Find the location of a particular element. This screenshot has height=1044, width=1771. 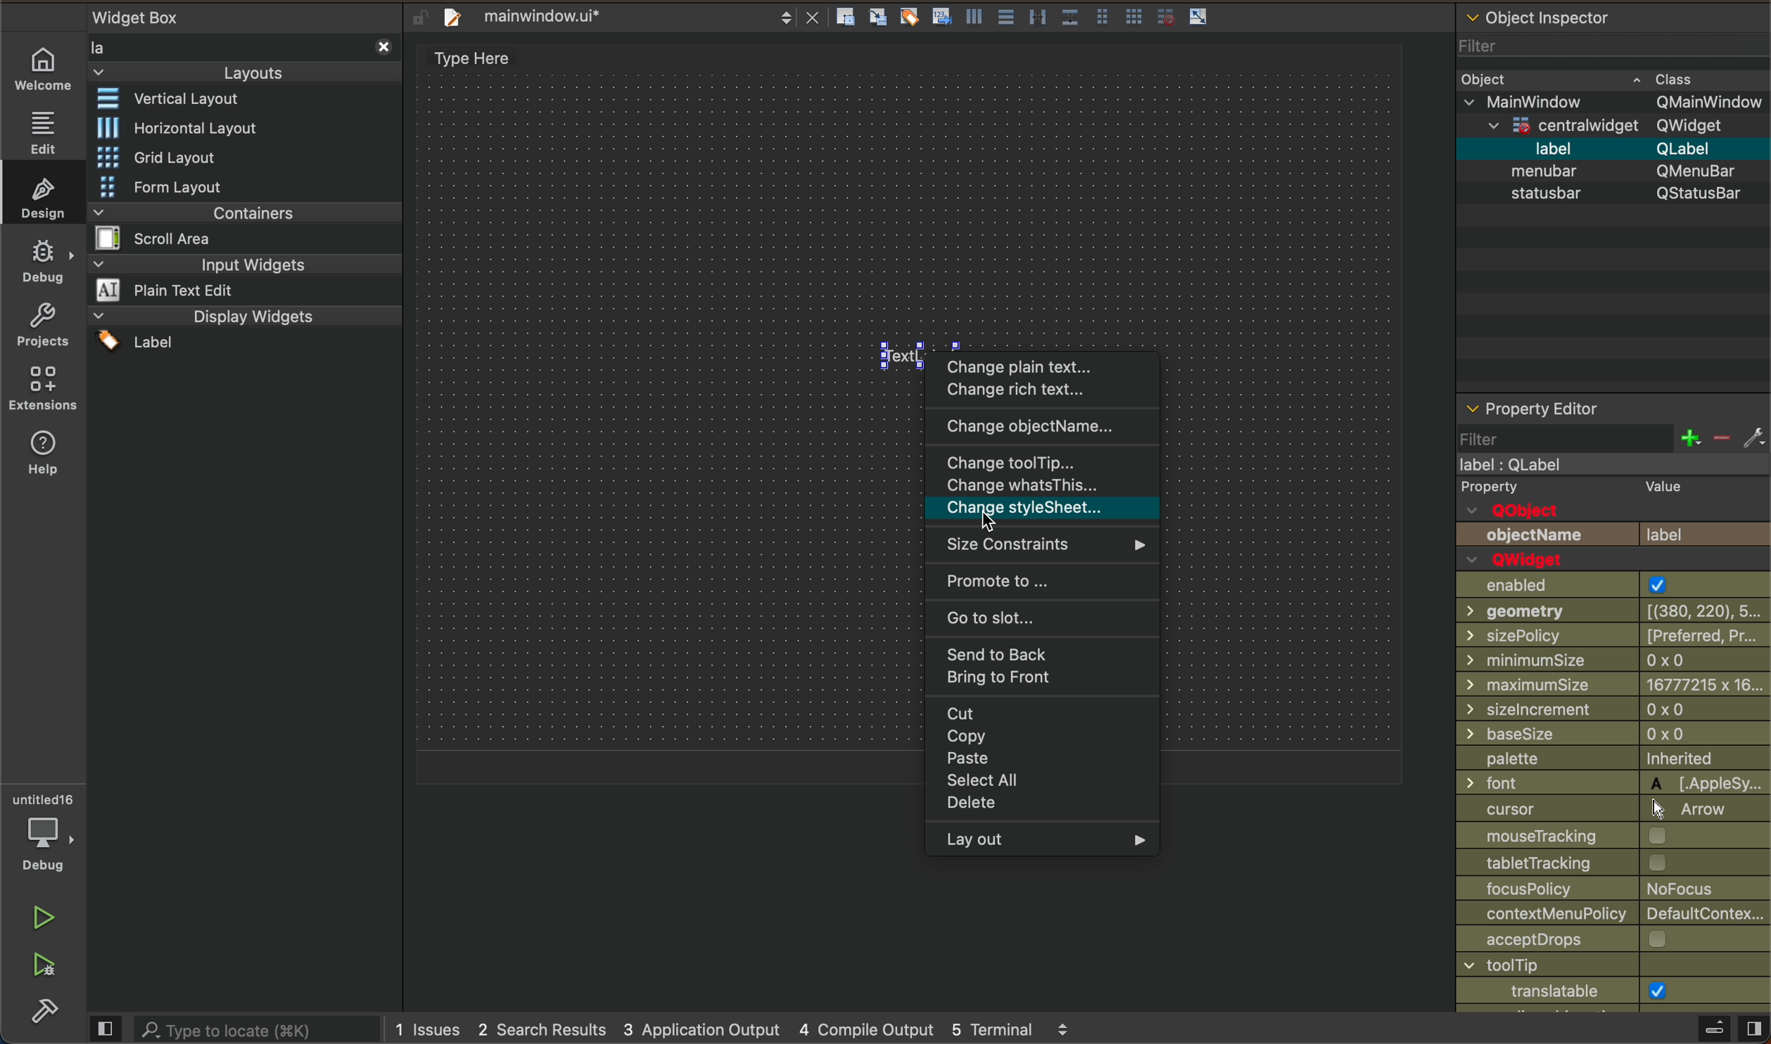

statsubar is located at coordinates (1611, 194).